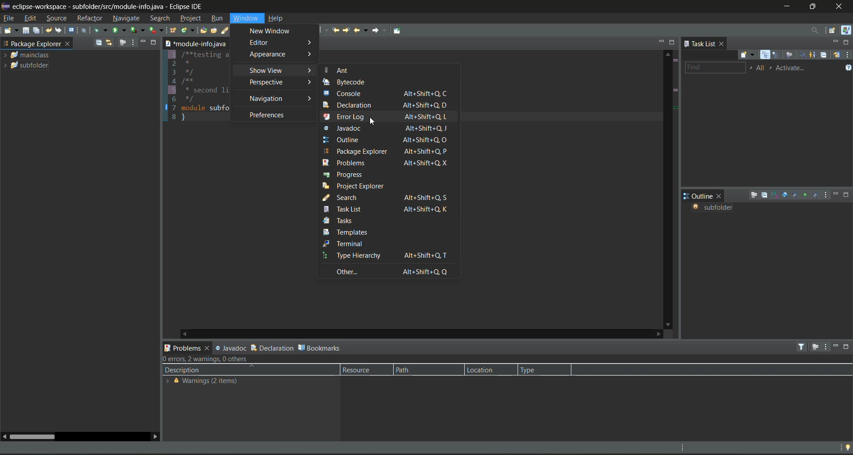 This screenshot has width=853, height=455. What do you see at coordinates (390, 151) in the screenshot?
I see `package explorer` at bounding box center [390, 151].